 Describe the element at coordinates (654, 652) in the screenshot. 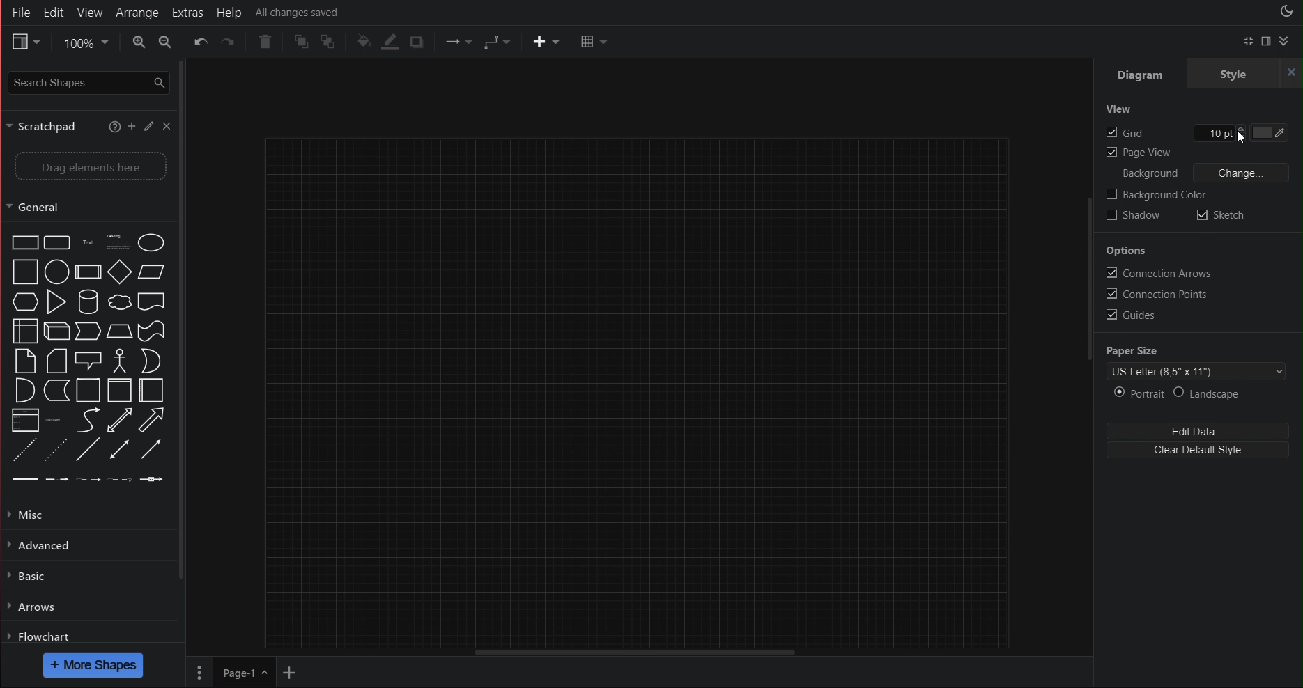

I see `Scrollbar` at that location.